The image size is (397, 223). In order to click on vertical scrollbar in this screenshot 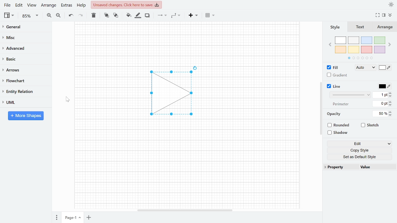, I will do `click(321, 108)`.